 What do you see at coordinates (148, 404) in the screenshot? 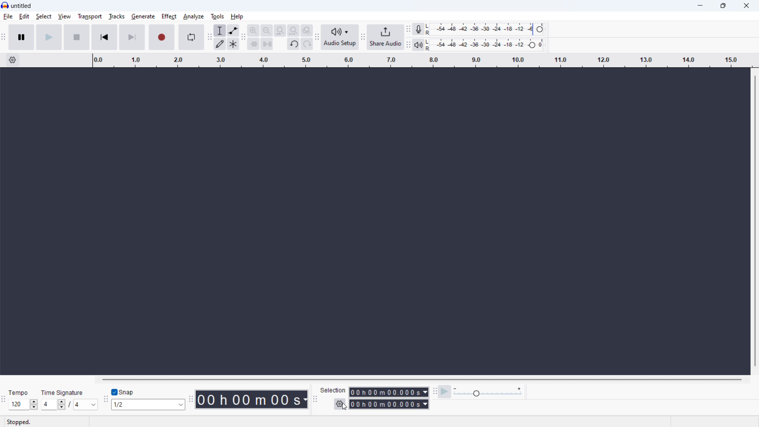
I see `set snapping` at bounding box center [148, 404].